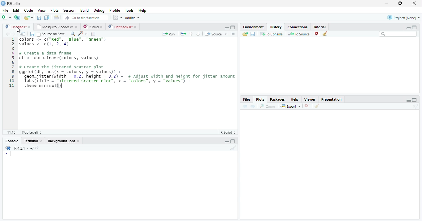 This screenshot has height=221, width=422. What do you see at coordinates (226, 28) in the screenshot?
I see `Minimize` at bounding box center [226, 28].